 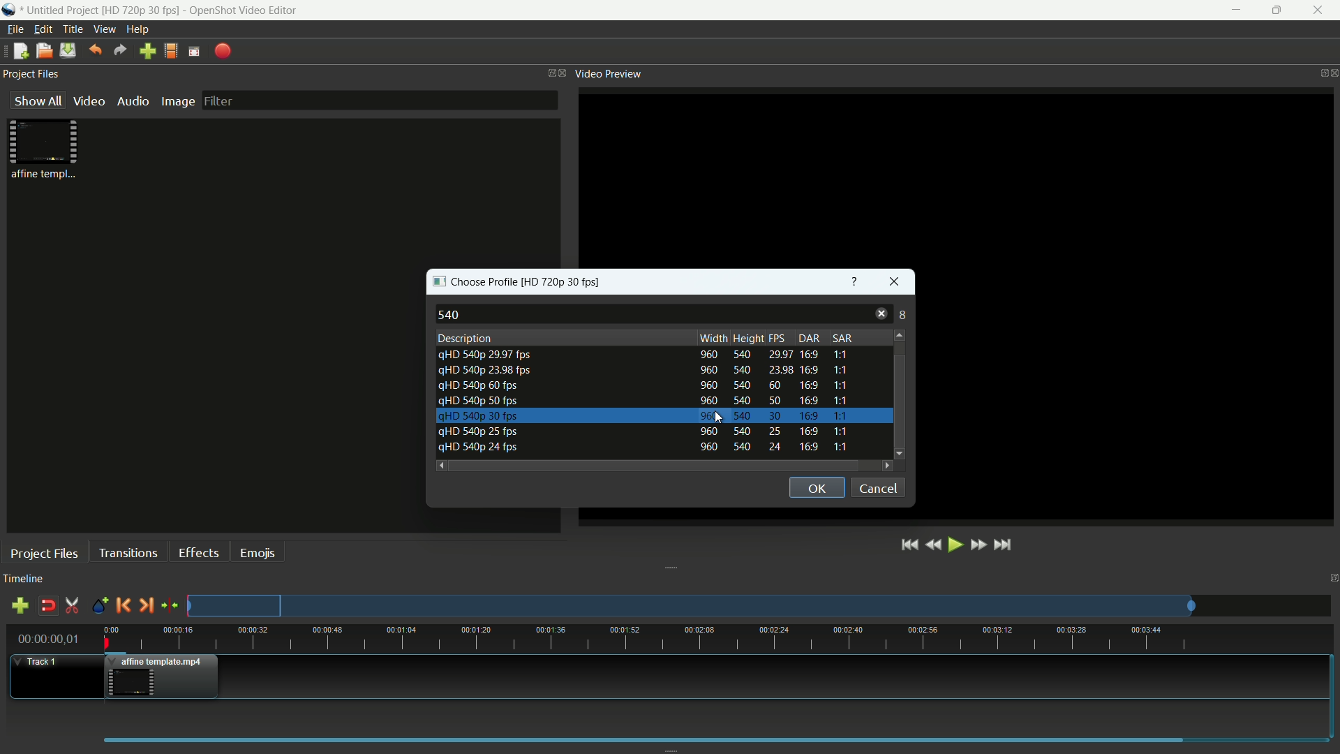 I want to click on profile, so click(x=564, y=283).